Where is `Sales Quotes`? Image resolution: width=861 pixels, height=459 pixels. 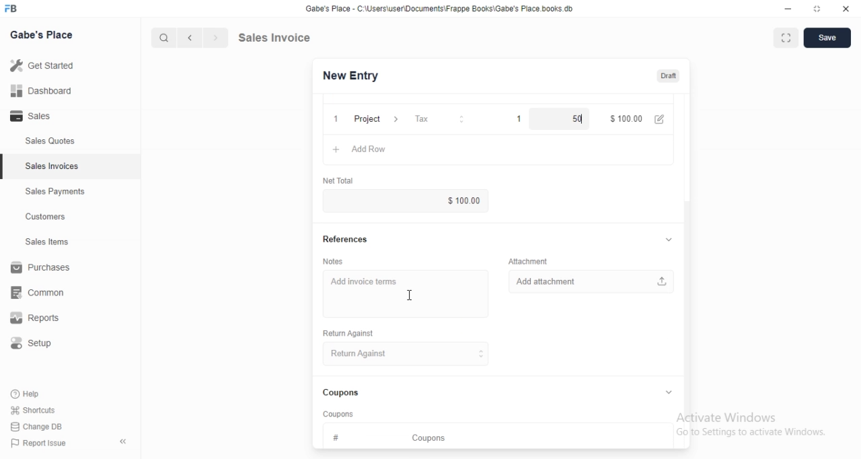 Sales Quotes is located at coordinates (43, 141).